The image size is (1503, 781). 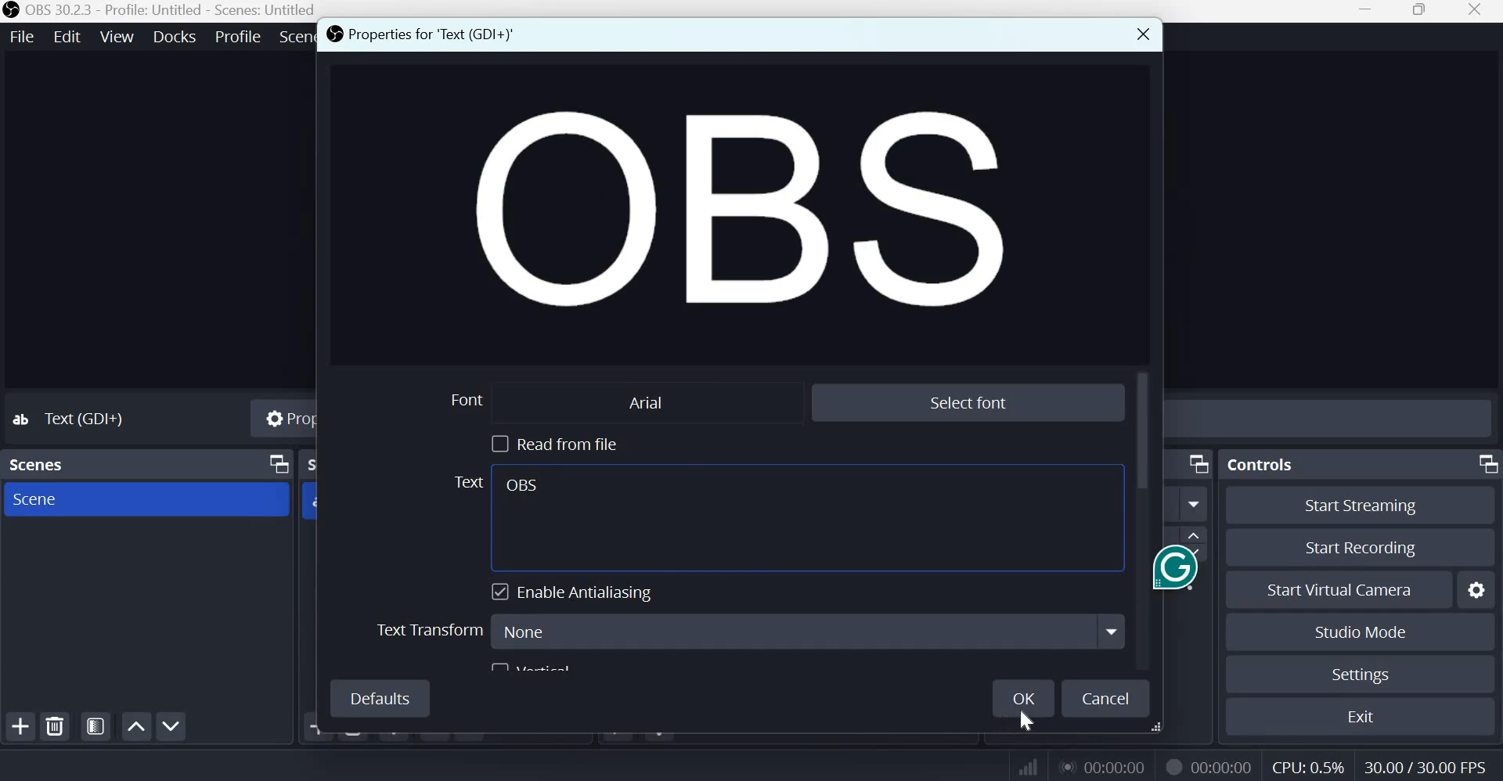 I want to click on Start streaming, so click(x=1361, y=506).